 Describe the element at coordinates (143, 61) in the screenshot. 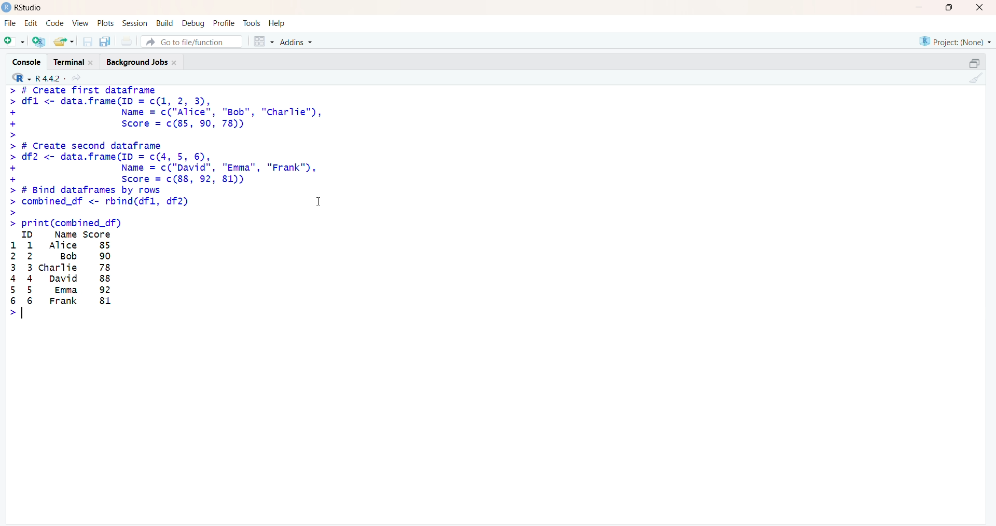

I see `Background Jobs` at that location.